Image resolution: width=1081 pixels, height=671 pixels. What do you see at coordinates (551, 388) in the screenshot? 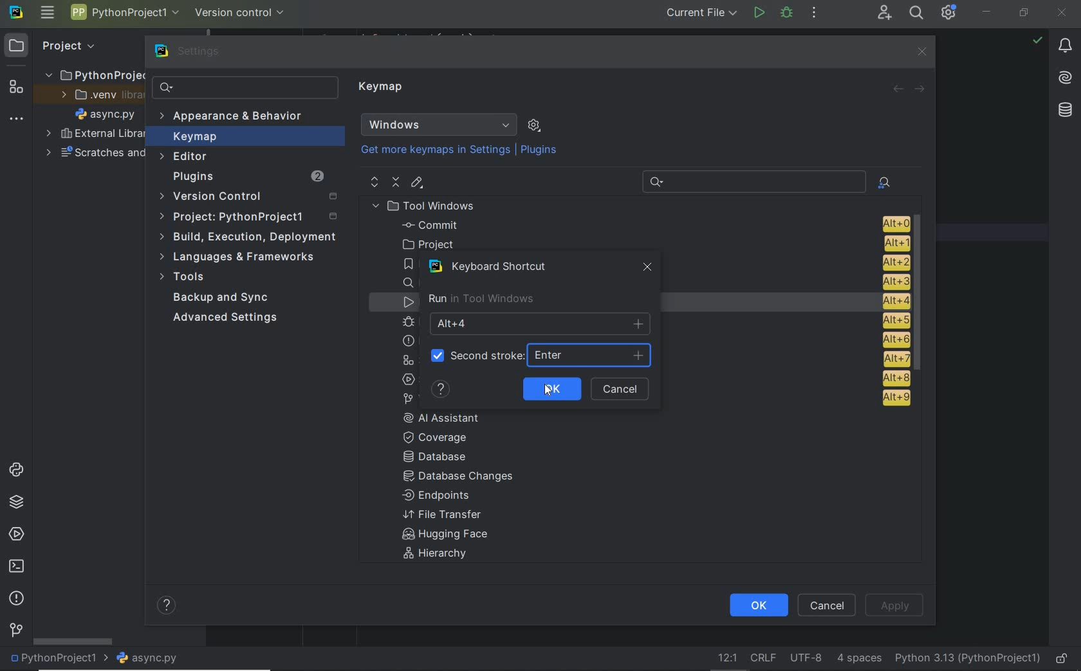
I see `OK` at bounding box center [551, 388].